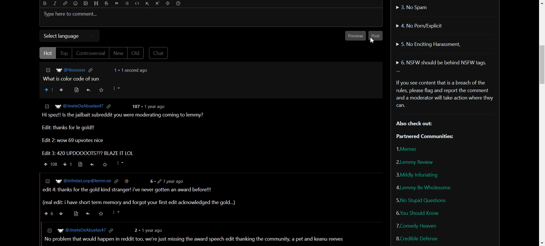 This screenshot has height=246, width=545. Describe the element at coordinates (127, 4) in the screenshot. I see `List` at that location.